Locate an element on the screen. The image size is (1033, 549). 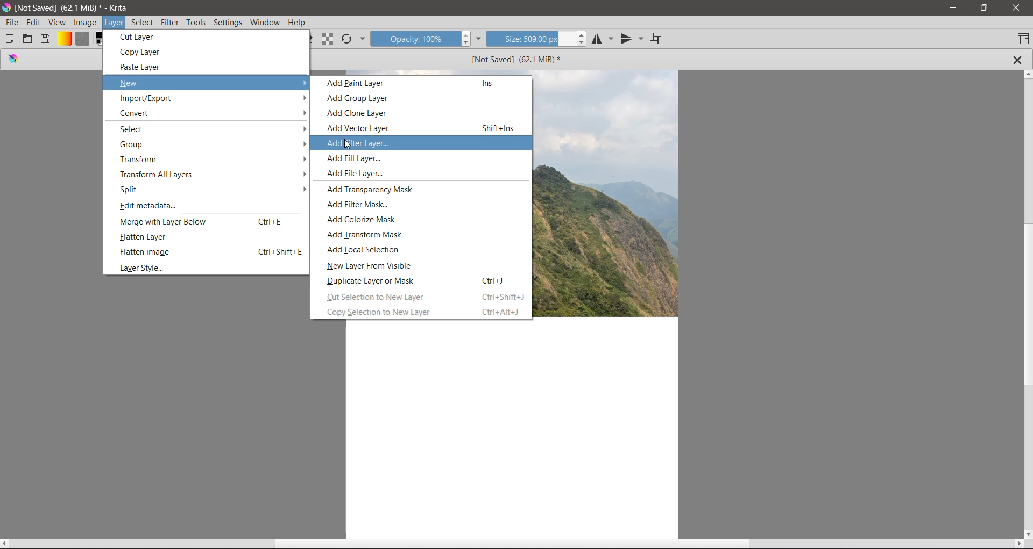
Add Filter Layer is located at coordinates (357, 143).